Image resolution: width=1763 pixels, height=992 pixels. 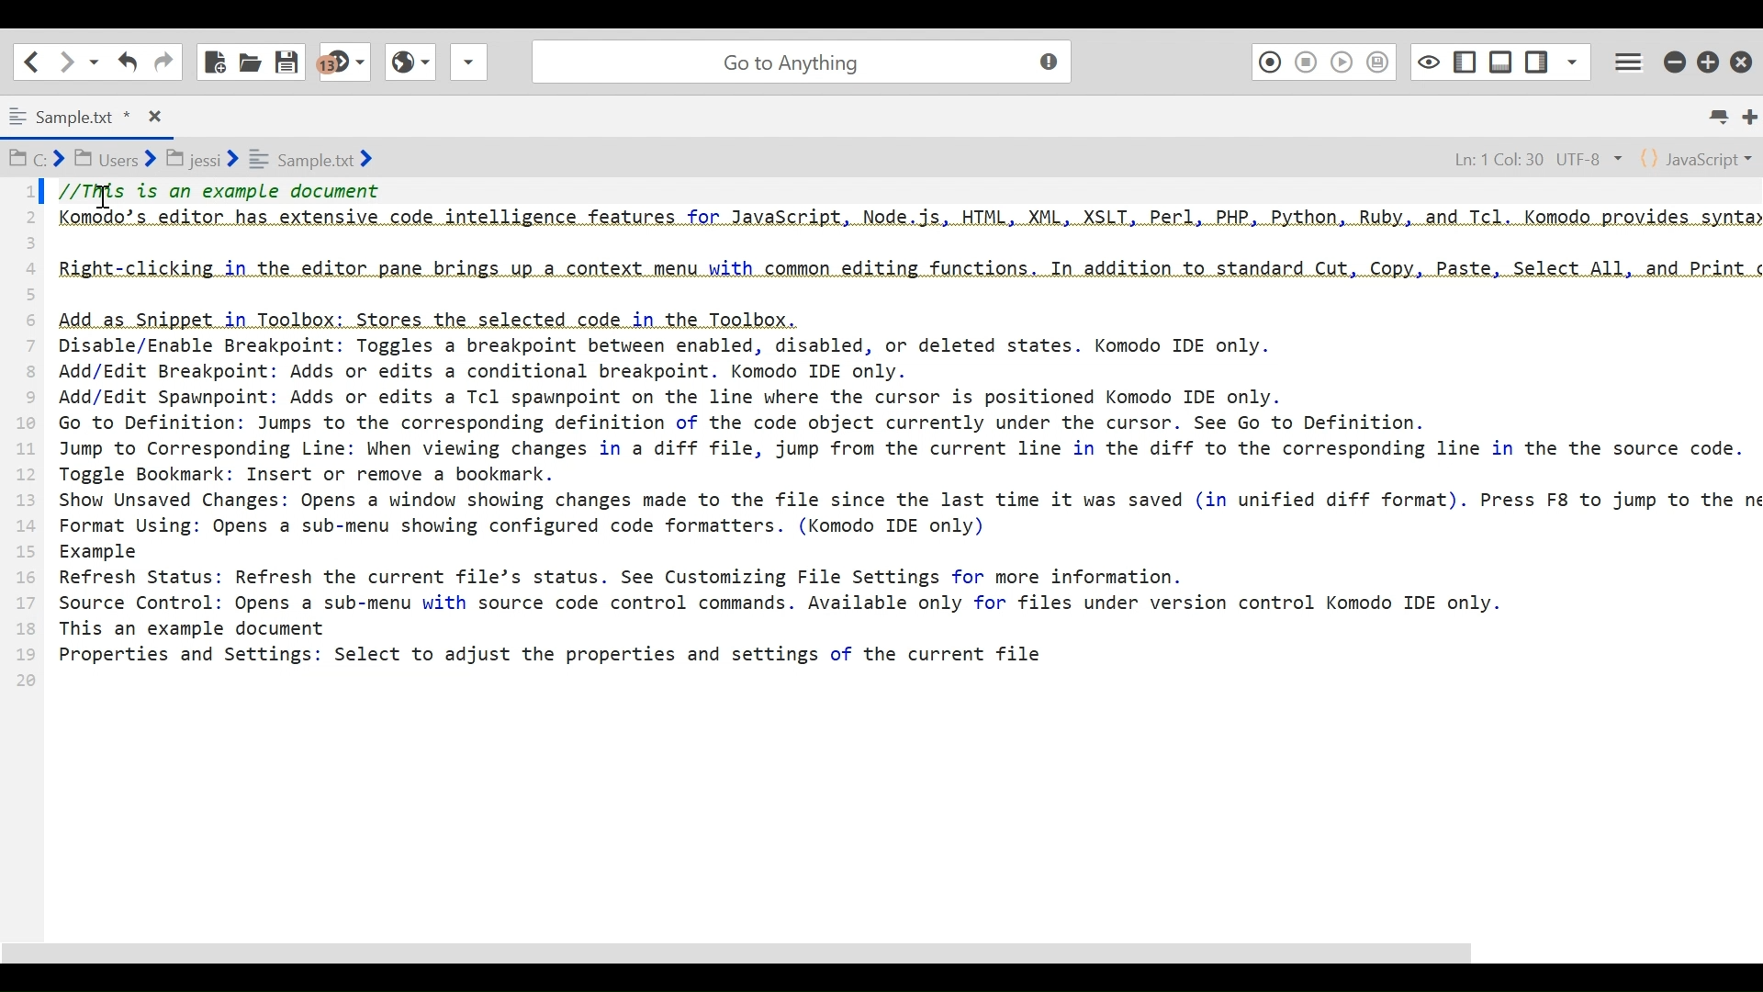 What do you see at coordinates (216, 60) in the screenshot?
I see `New File` at bounding box center [216, 60].